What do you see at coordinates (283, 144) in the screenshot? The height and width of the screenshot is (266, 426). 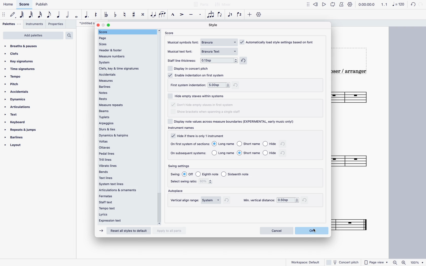 I see `refresh` at bounding box center [283, 144].